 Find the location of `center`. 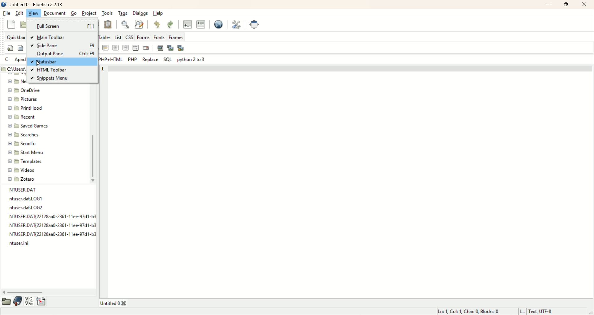

center is located at coordinates (115, 47).